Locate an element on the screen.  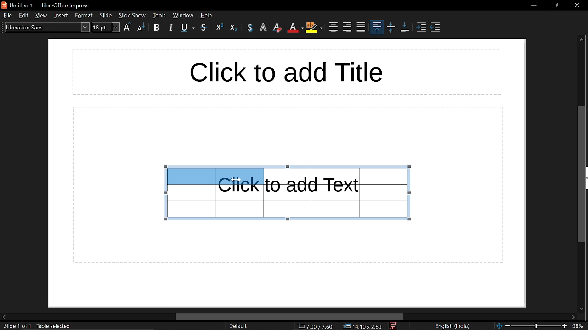
cursor is located at coordinates (235, 180).